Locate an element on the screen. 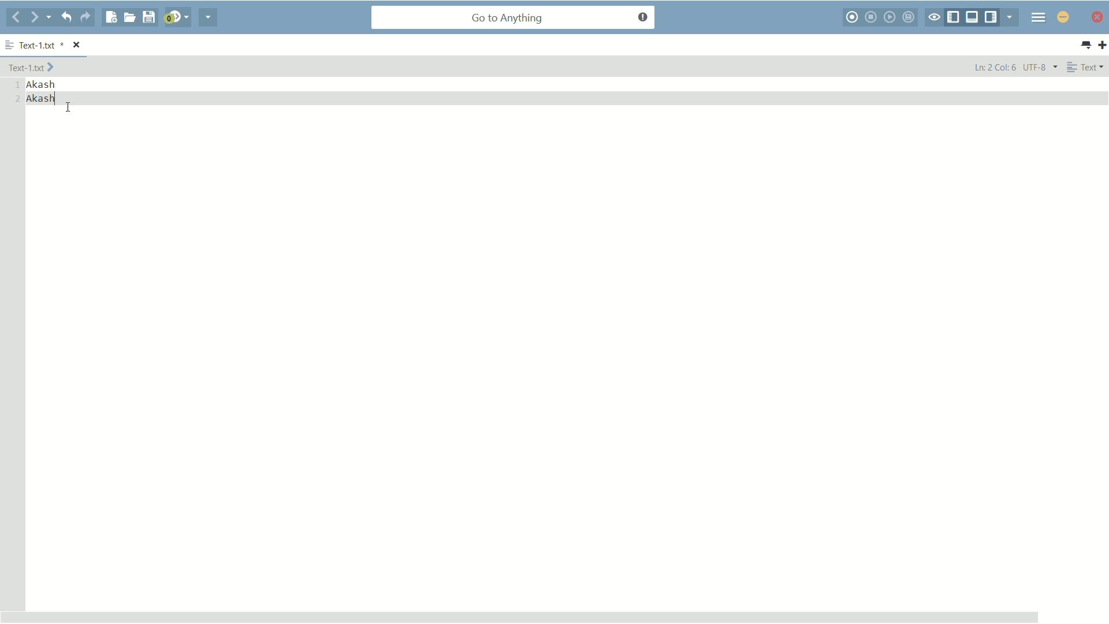  show specific sidebar/tab is located at coordinates (1010, 17).